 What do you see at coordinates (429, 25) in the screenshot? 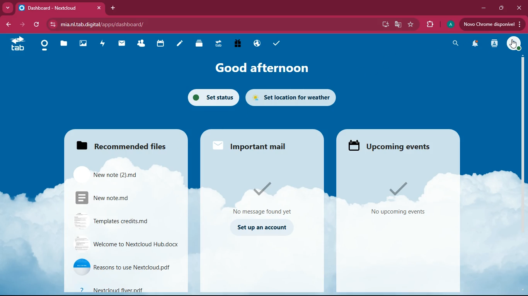
I see `extensions` at bounding box center [429, 25].